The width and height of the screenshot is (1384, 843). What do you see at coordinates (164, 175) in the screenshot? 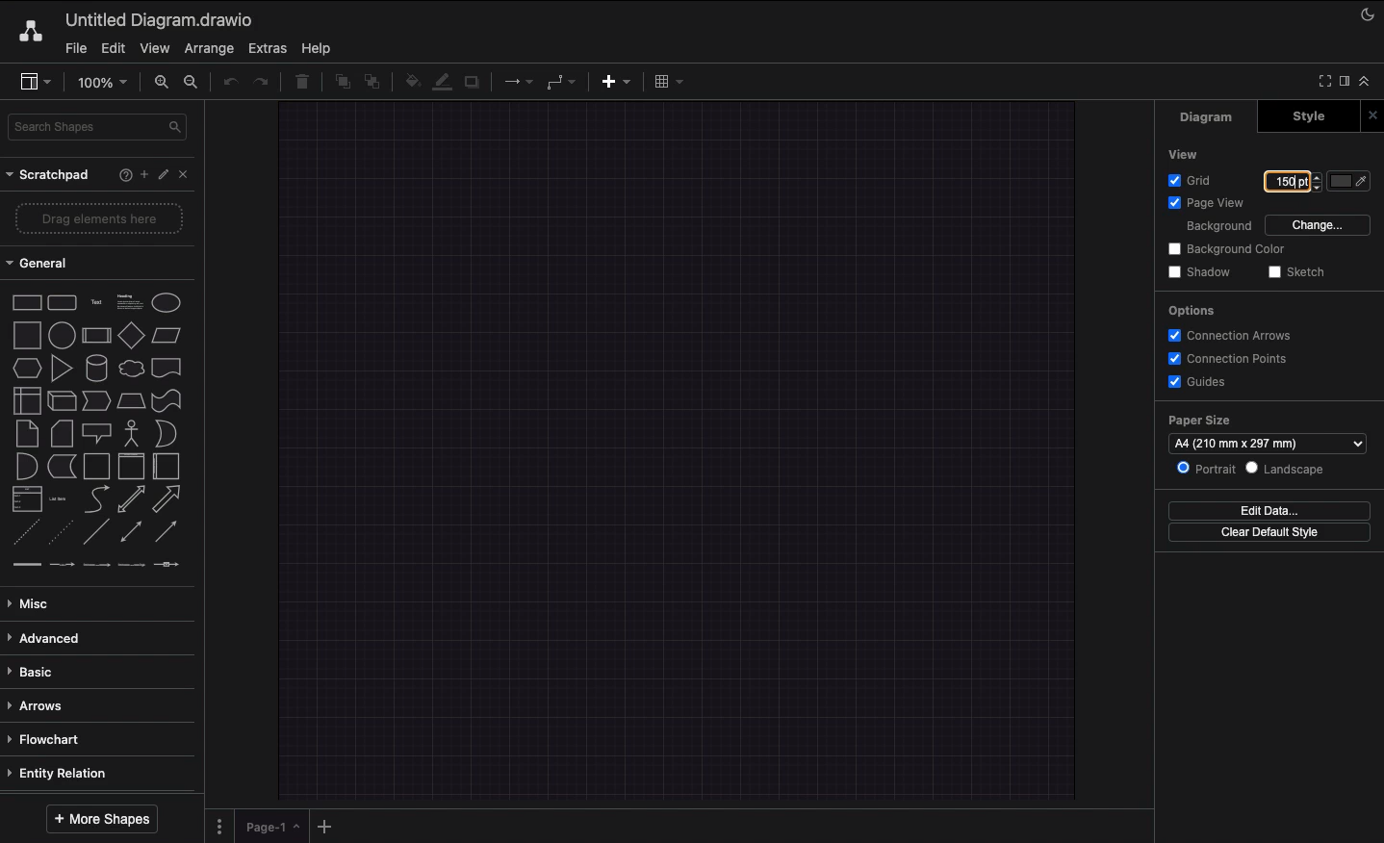
I see `Edit` at bounding box center [164, 175].